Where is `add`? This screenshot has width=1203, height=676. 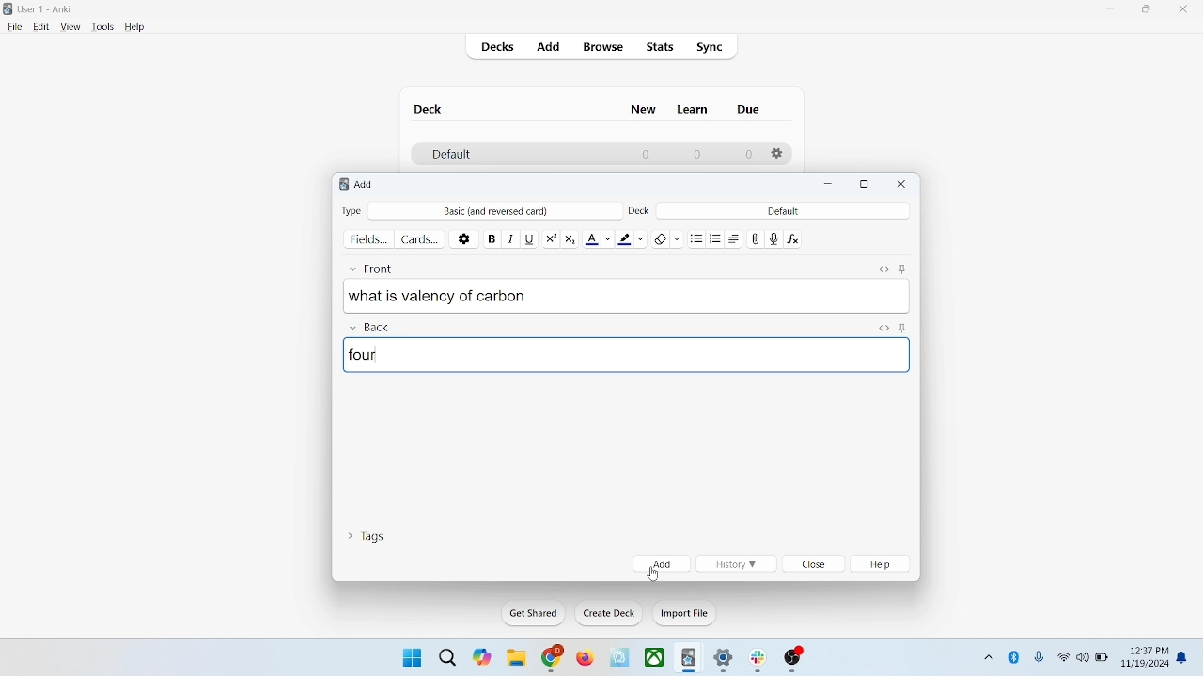 add is located at coordinates (366, 184).